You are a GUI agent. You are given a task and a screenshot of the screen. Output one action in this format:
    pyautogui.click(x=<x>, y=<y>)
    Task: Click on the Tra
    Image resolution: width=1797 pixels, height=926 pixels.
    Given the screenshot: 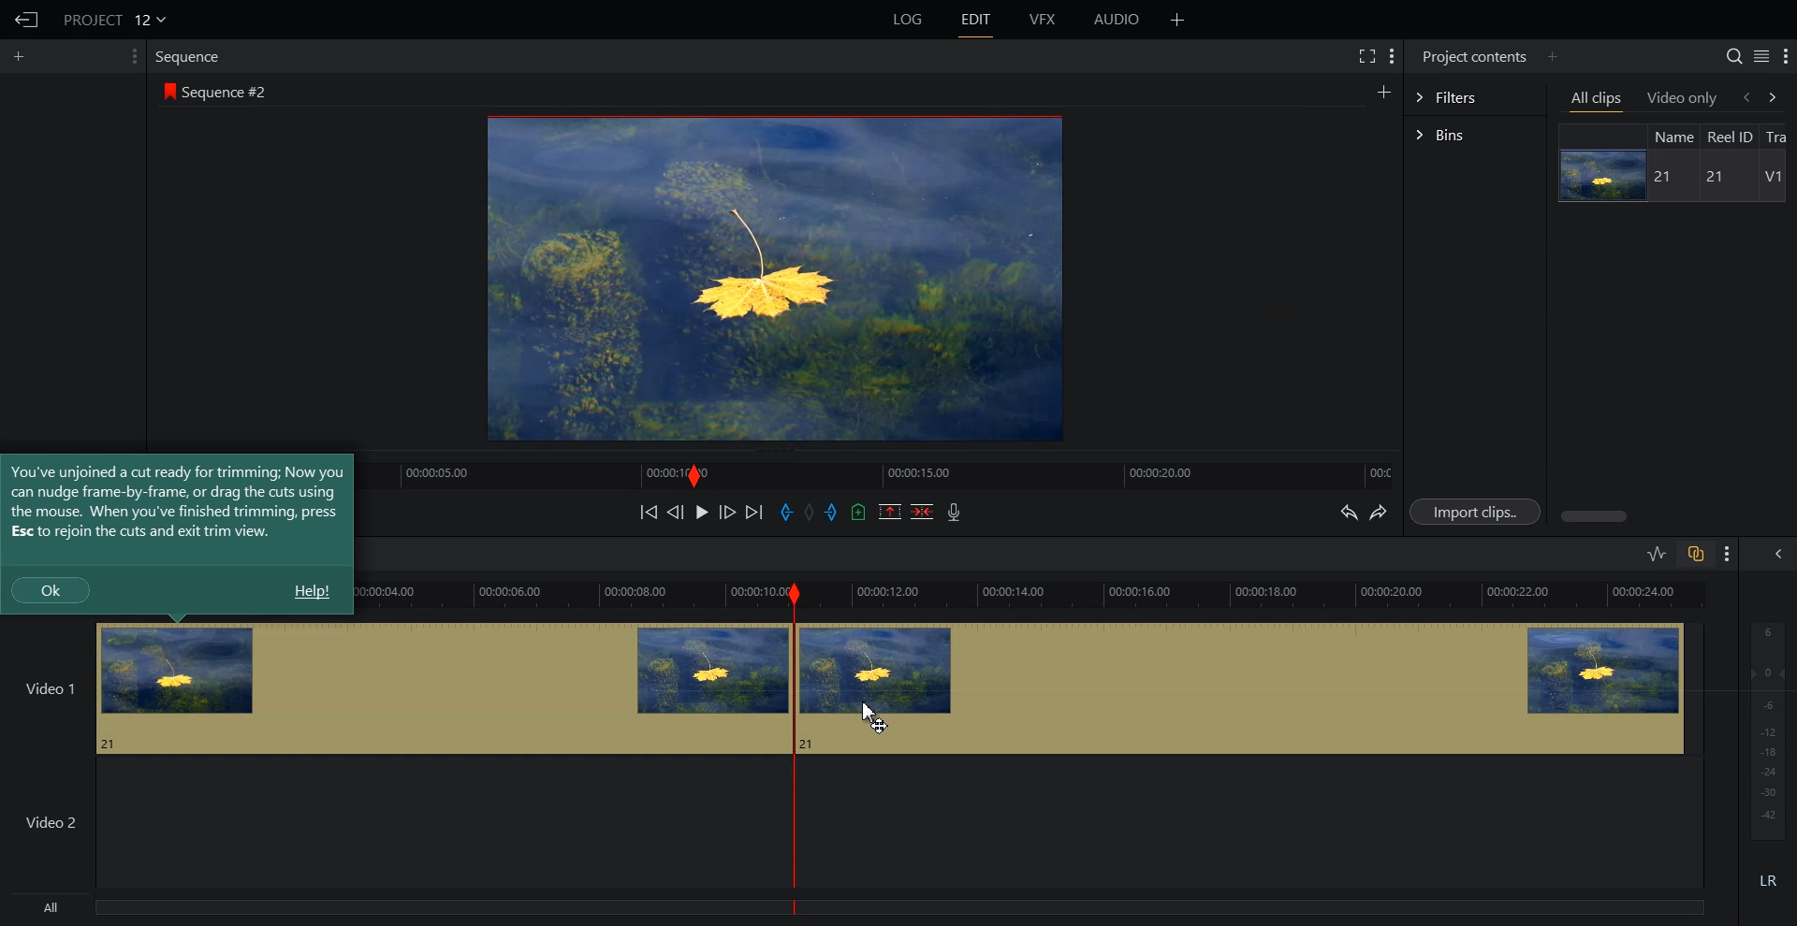 What is the action you would take?
    pyautogui.click(x=1780, y=135)
    